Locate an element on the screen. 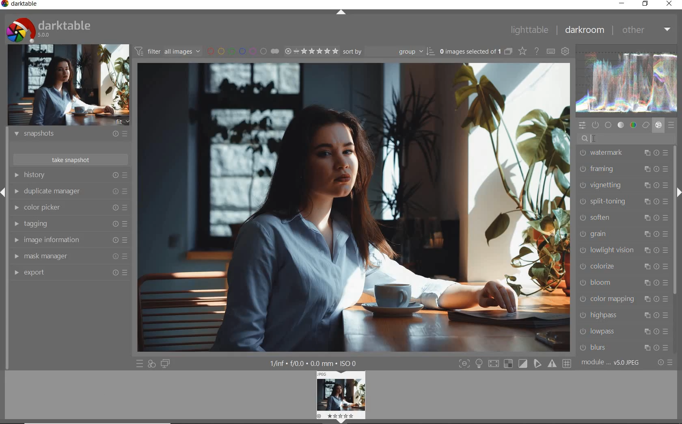 Image resolution: width=682 pixels, height=424 pixels. enable online help is located at coordinates (537, 51).